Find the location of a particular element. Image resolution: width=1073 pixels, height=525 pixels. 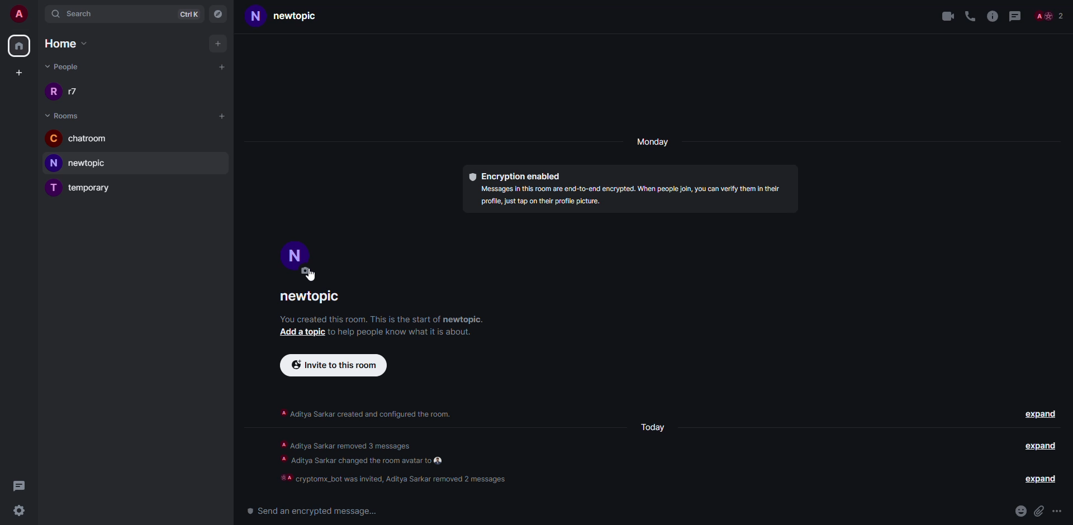

temporary is located at coordinates (84, 188).